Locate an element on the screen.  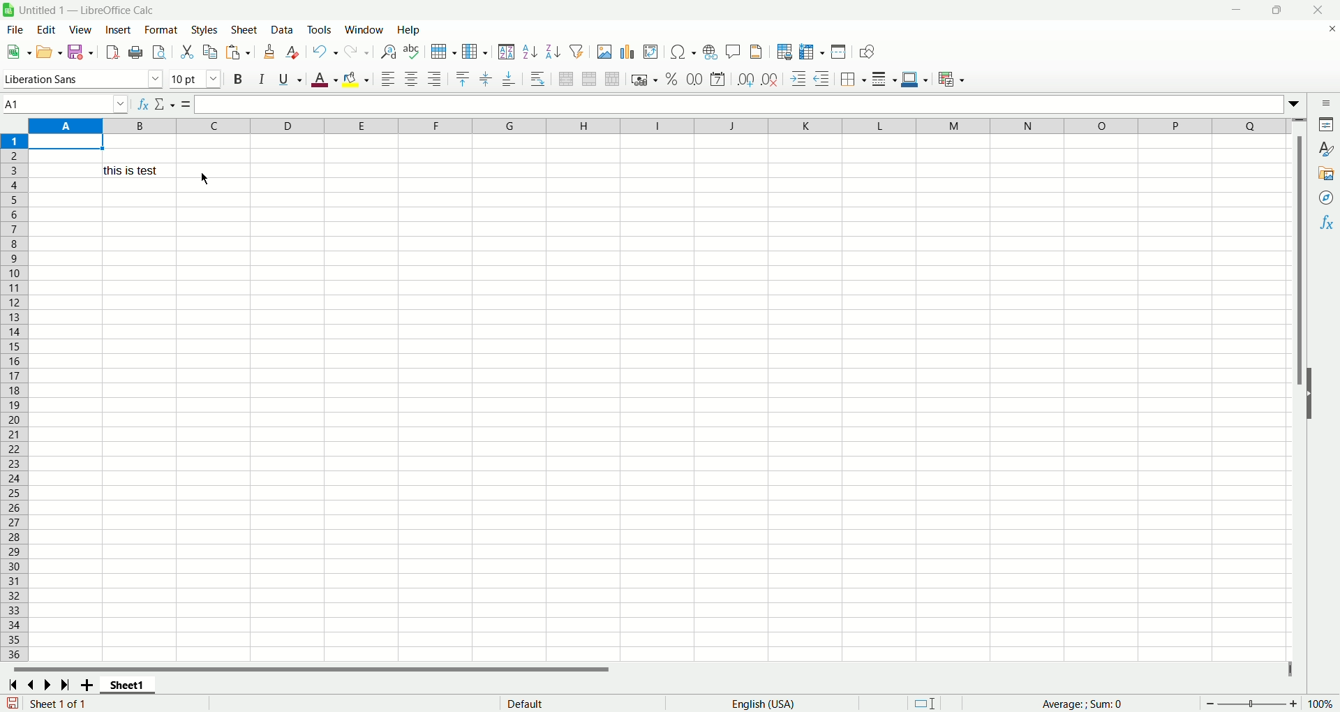
export as pdf is located at coordinates (112, 52).